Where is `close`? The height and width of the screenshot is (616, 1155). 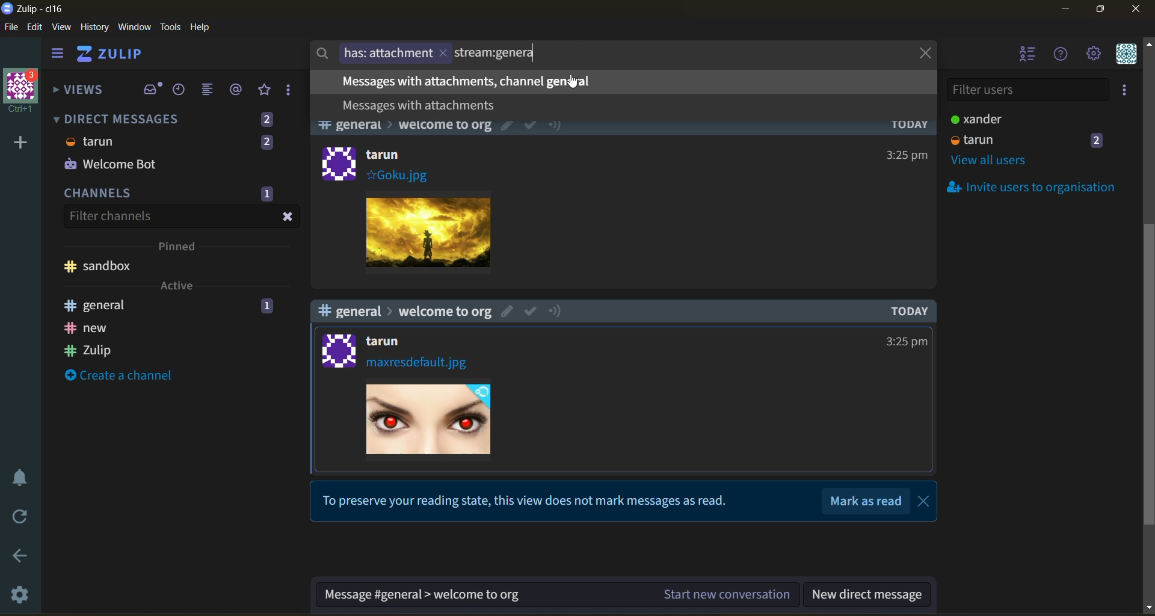
close is located at coordinates (923, 52).